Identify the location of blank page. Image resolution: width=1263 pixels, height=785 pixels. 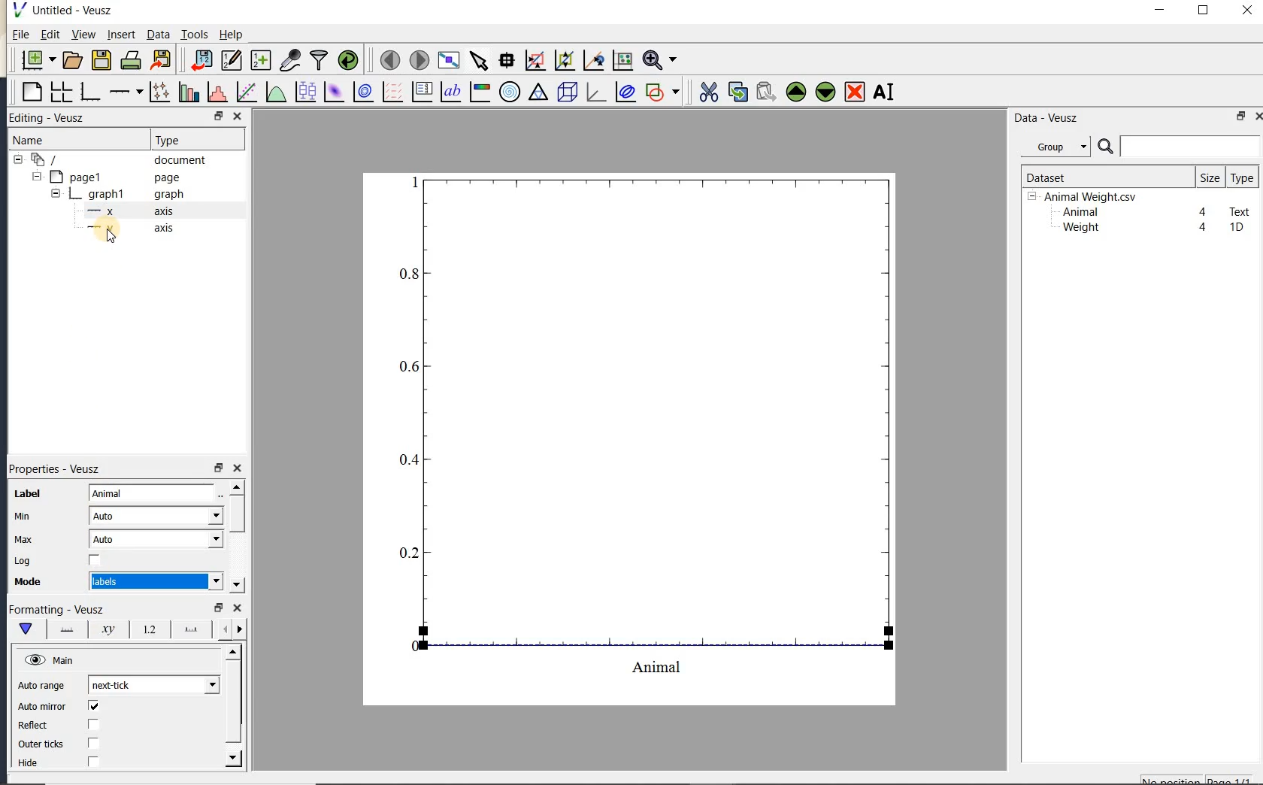
(30, 92).